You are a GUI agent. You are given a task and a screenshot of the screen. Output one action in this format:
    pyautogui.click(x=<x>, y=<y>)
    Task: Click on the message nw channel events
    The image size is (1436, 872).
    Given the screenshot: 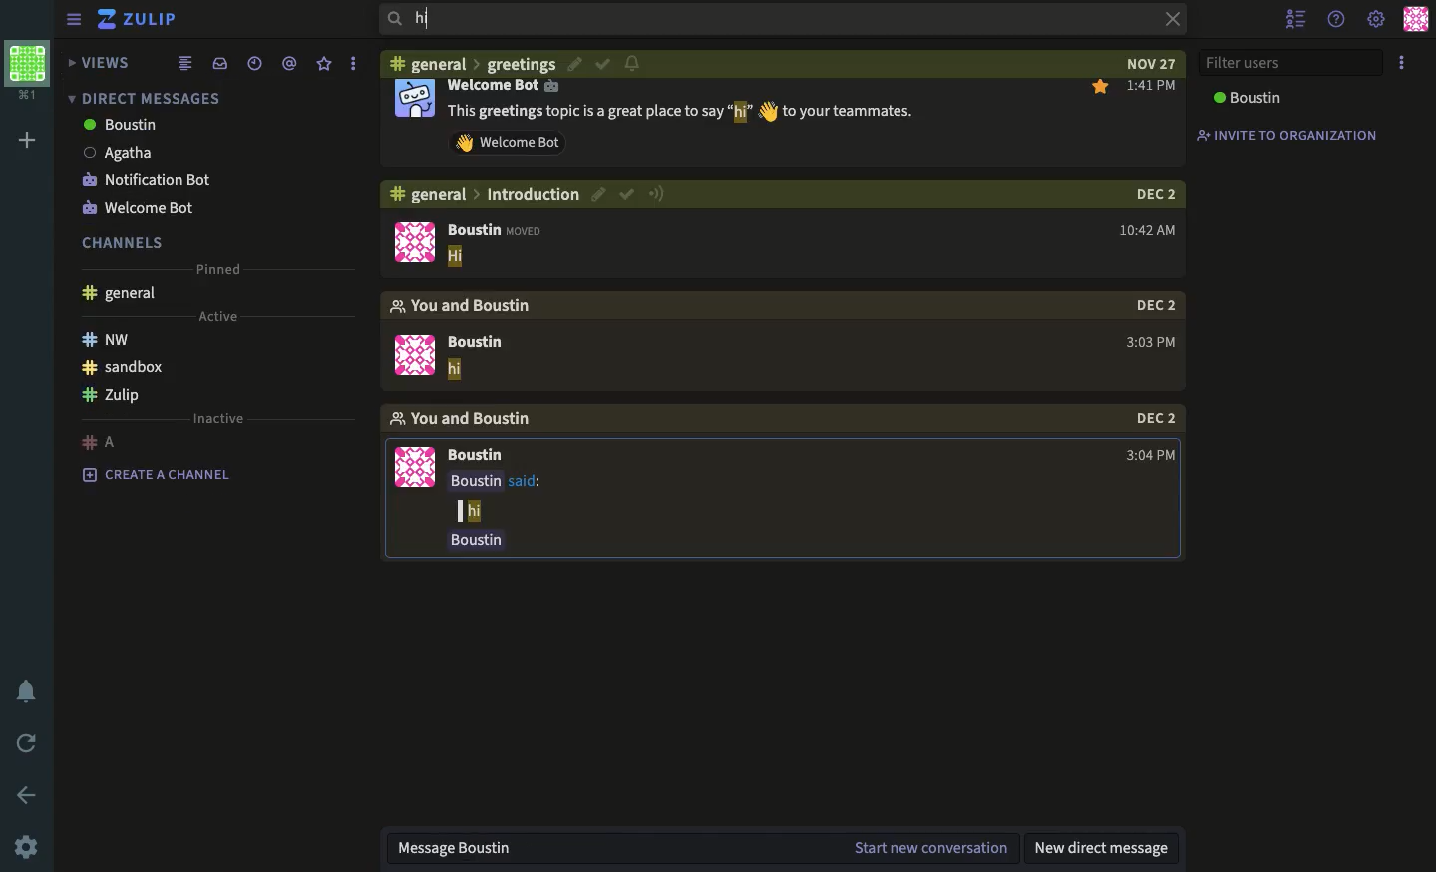 What is the action you would take?
    pyautogui.click(x=510, y=848)
    